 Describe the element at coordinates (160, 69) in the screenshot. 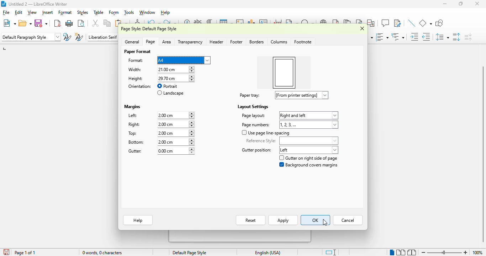

I see `width: 10.50 cm` at that location.